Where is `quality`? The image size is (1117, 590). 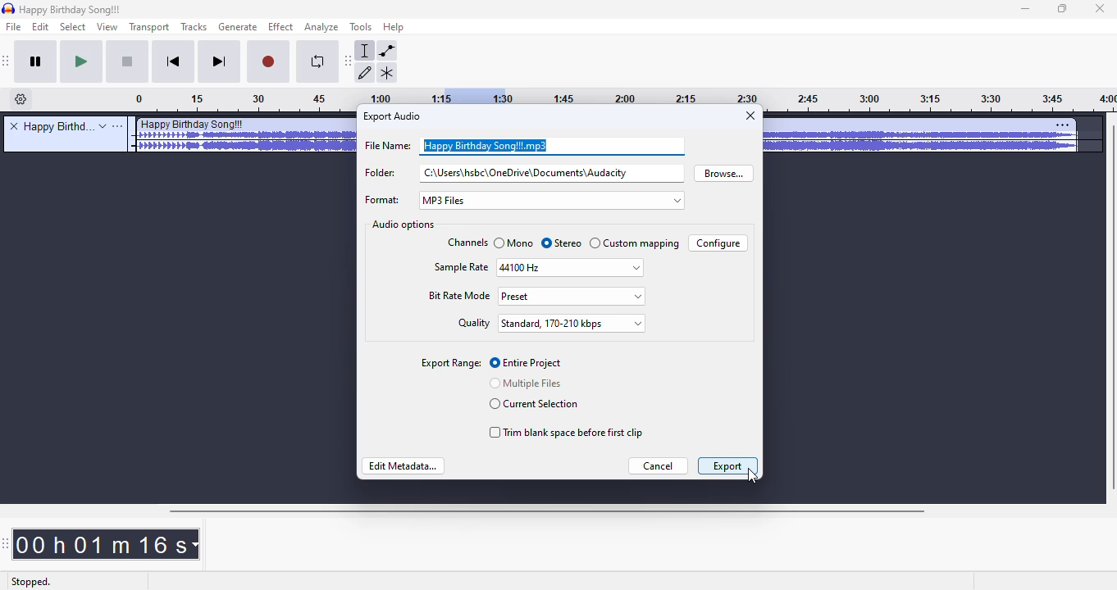 quality is located at coordinates (472, 323).